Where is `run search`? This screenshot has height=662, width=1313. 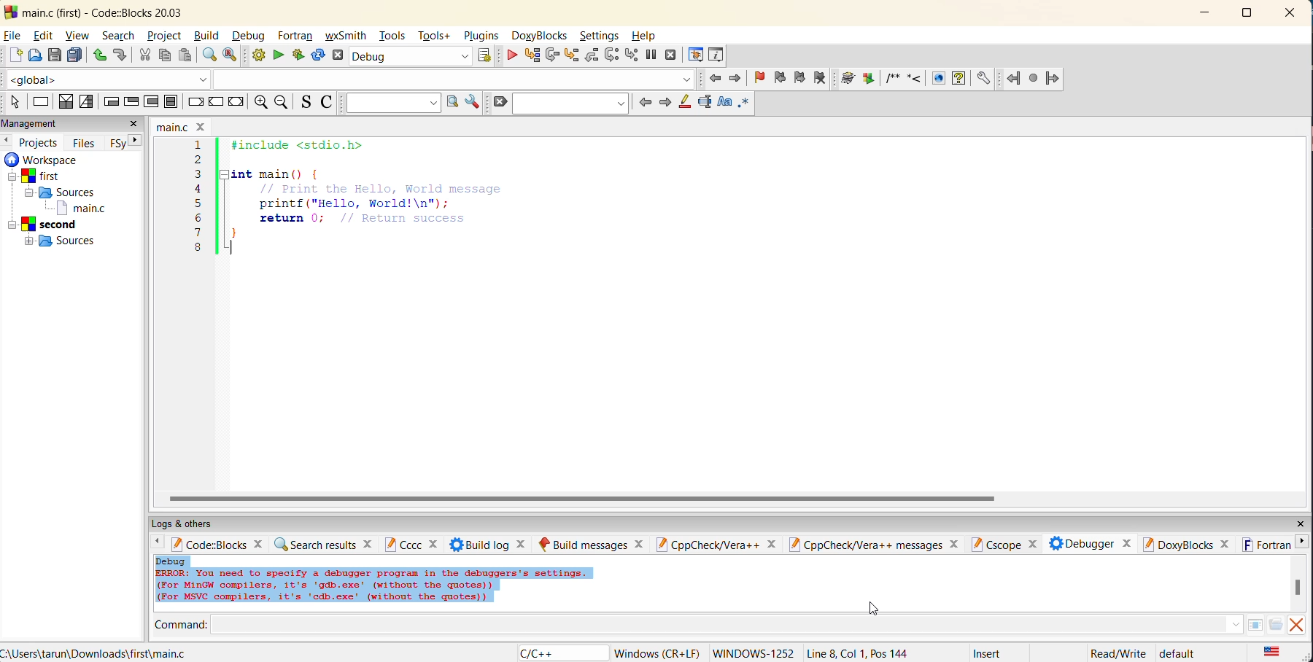 run search is located at coordinates (452, 104).